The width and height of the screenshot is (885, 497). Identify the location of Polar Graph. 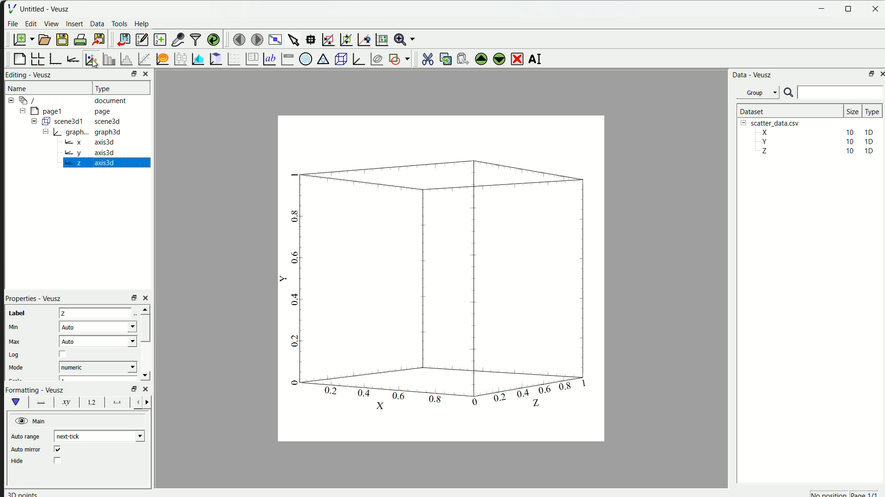
(305, 59).